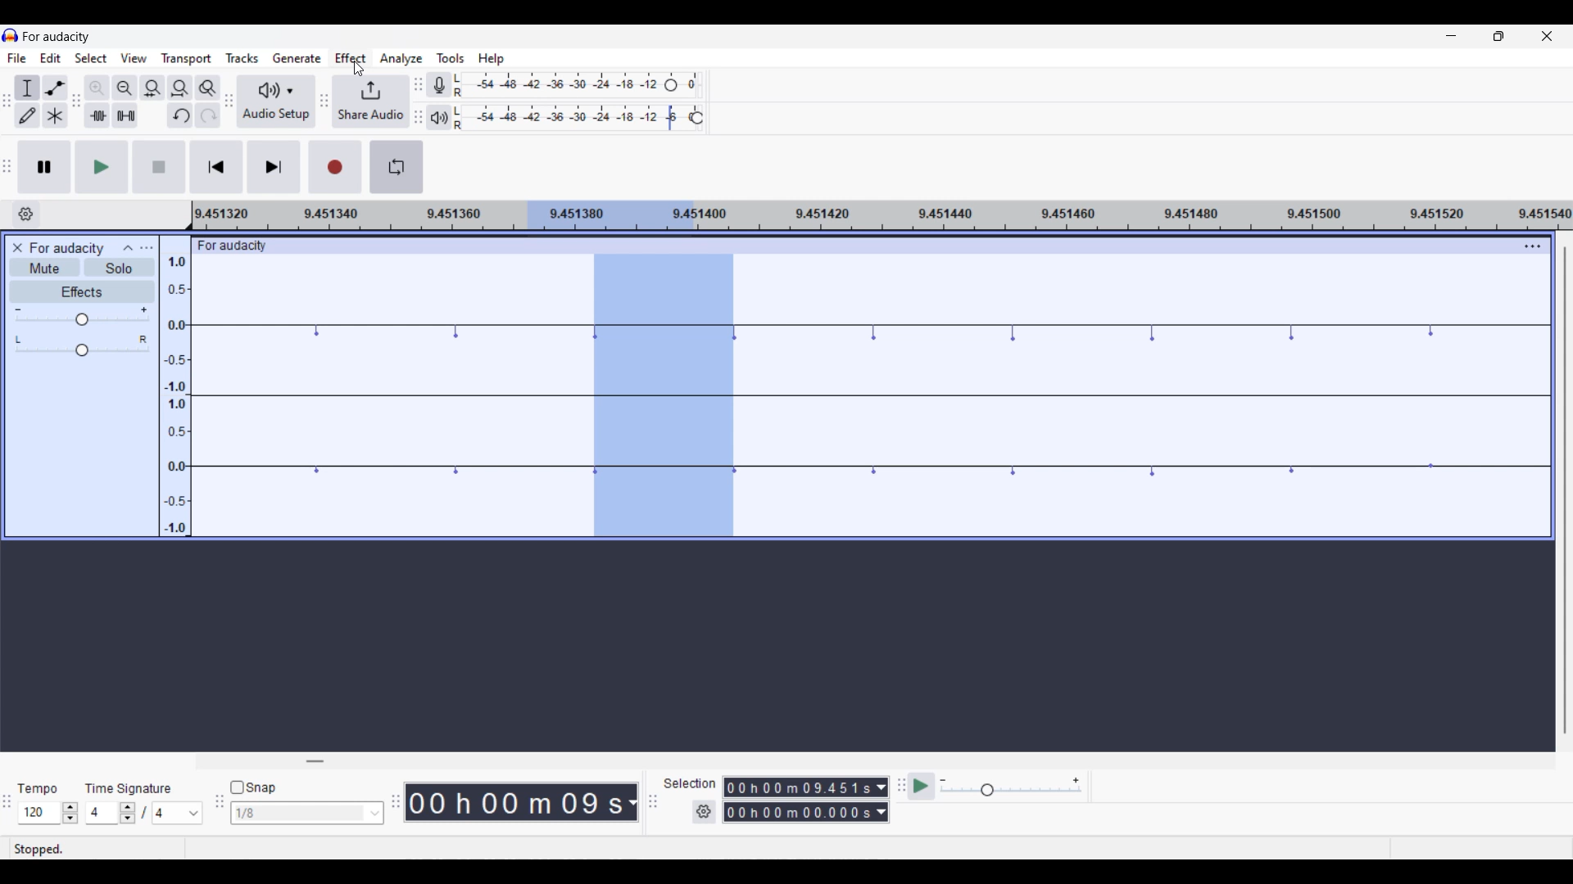  I want to click on Multi-tool, so click(56, 115).